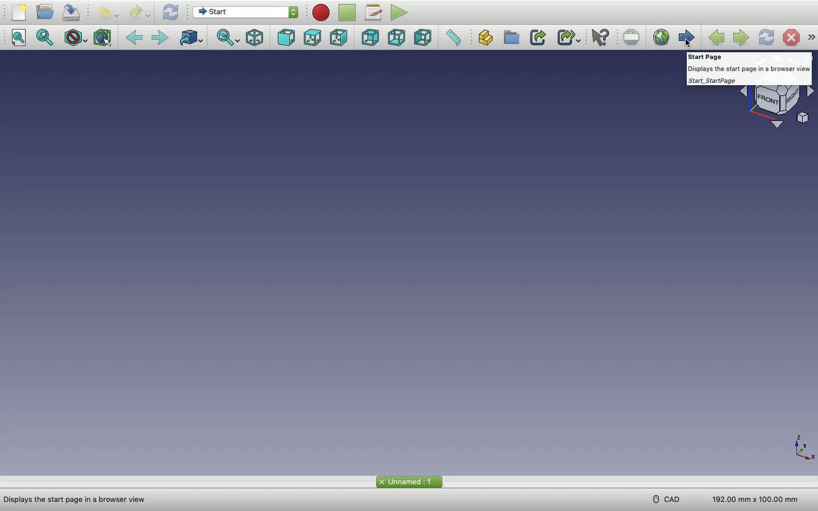 The image size is (818, 511). What do you see at coordinates (286, 38) in the screenshot?
I see `Front` at bounding box center [286, 38].